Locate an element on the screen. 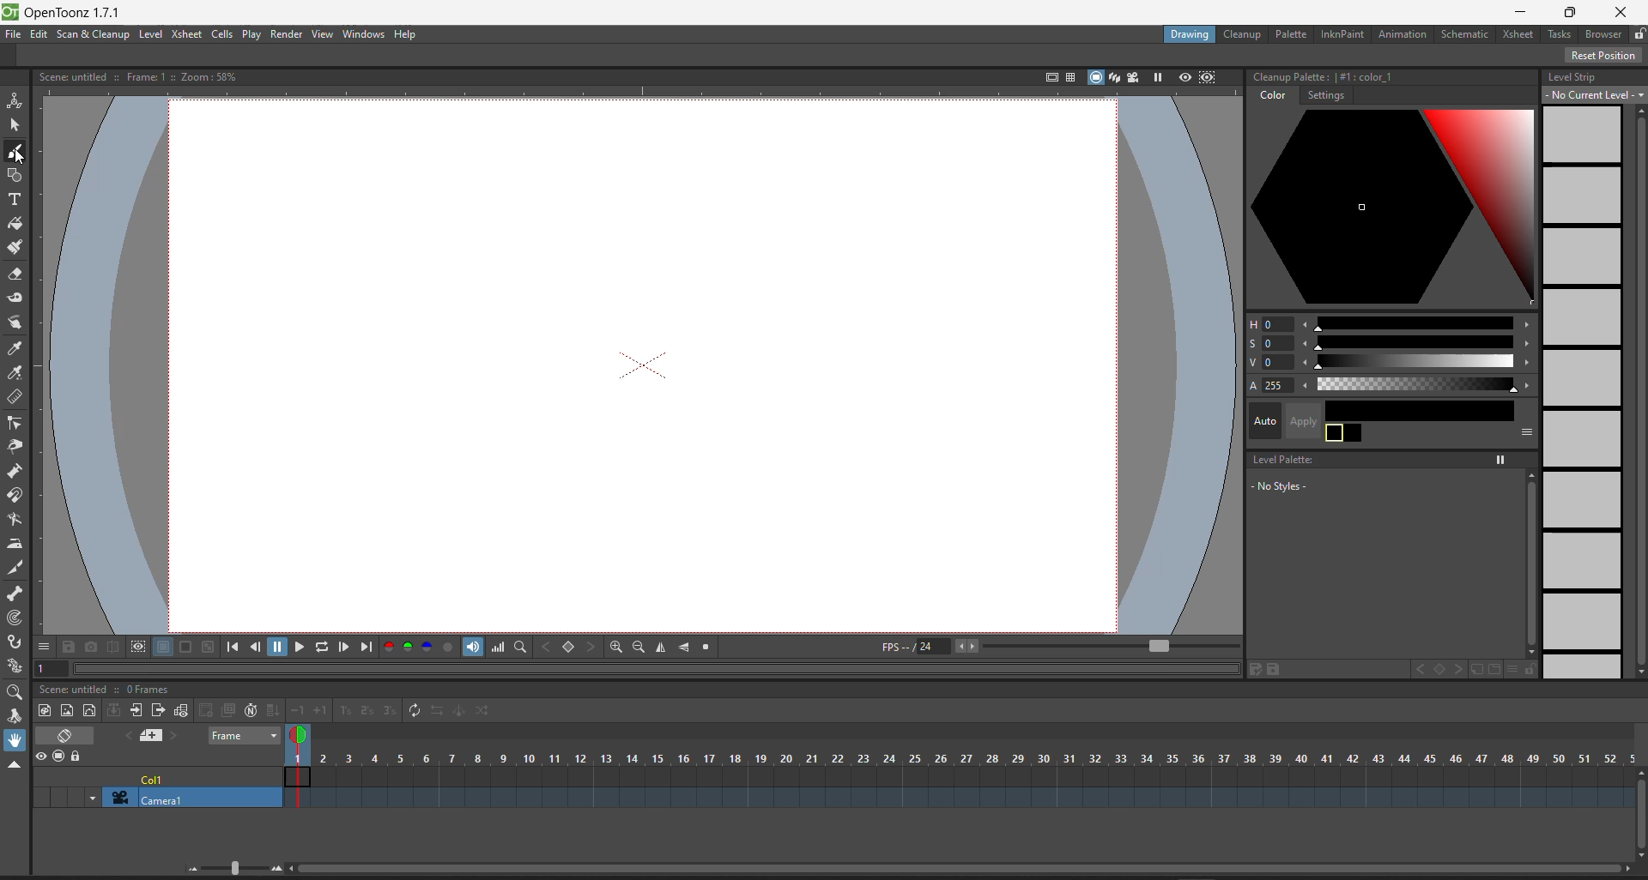 Image resolution: width=1648 pixels, height=880 pixels. reframe on 2 is located at coordinates (366, 711).